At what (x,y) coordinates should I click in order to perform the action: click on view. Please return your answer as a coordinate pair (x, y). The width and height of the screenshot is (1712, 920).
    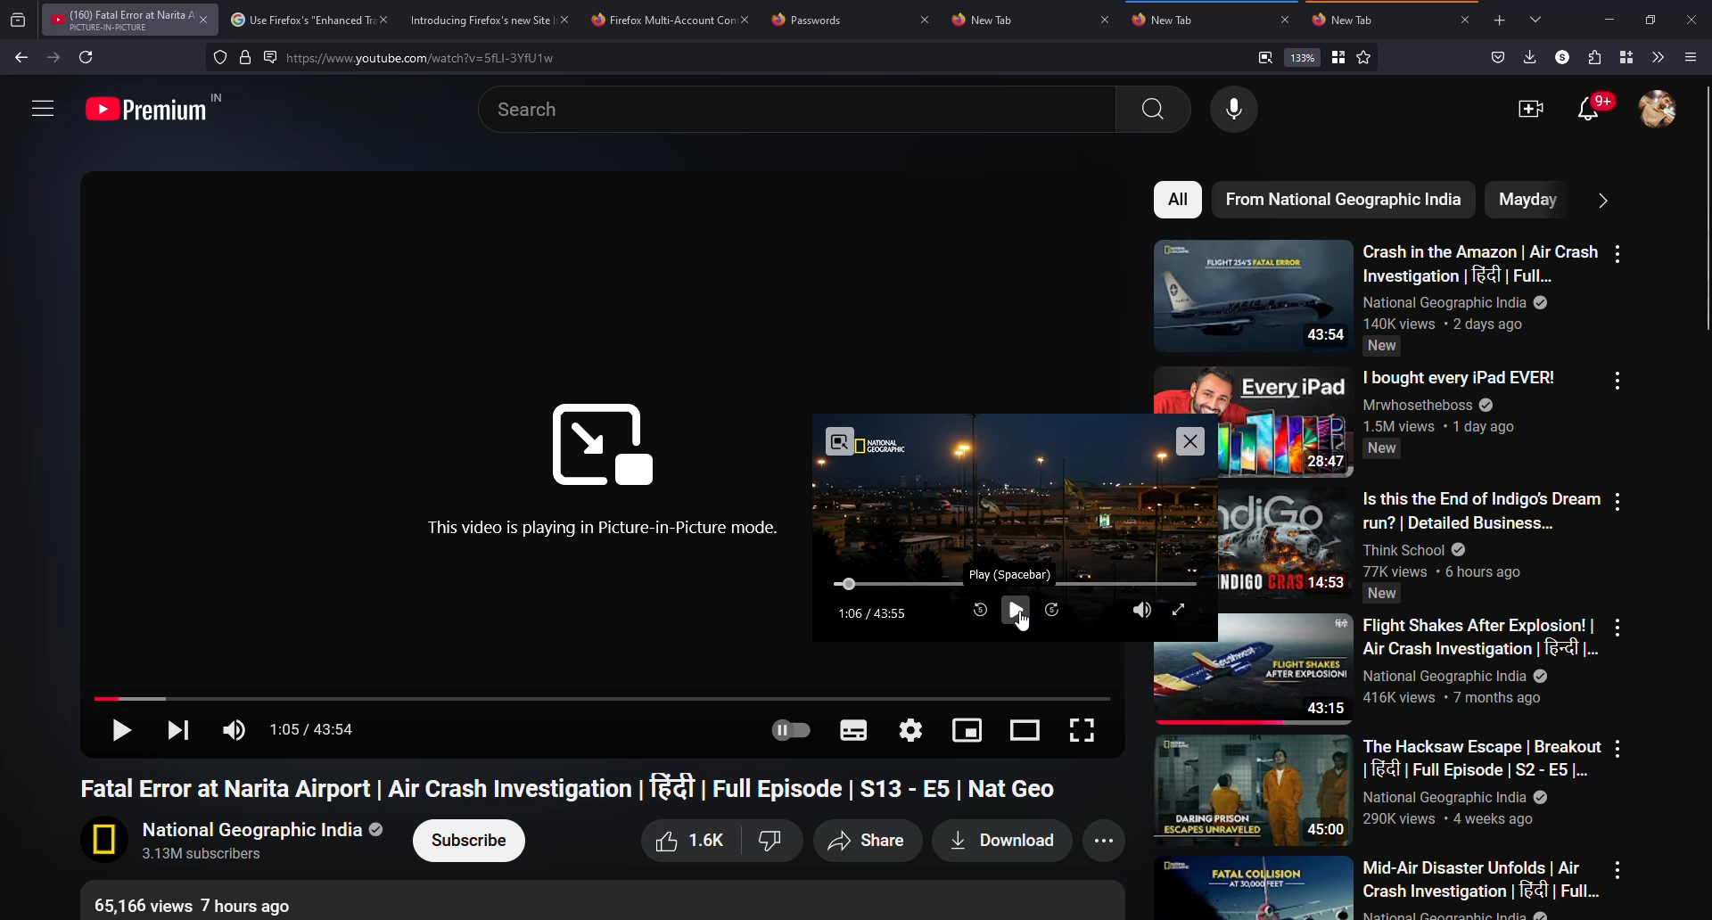
    Looking at the image, I should click on (969, 728).